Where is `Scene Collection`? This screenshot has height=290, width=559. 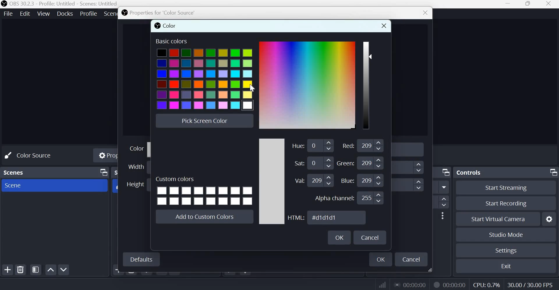 Scene Collection is located at coordinates (110, 14).